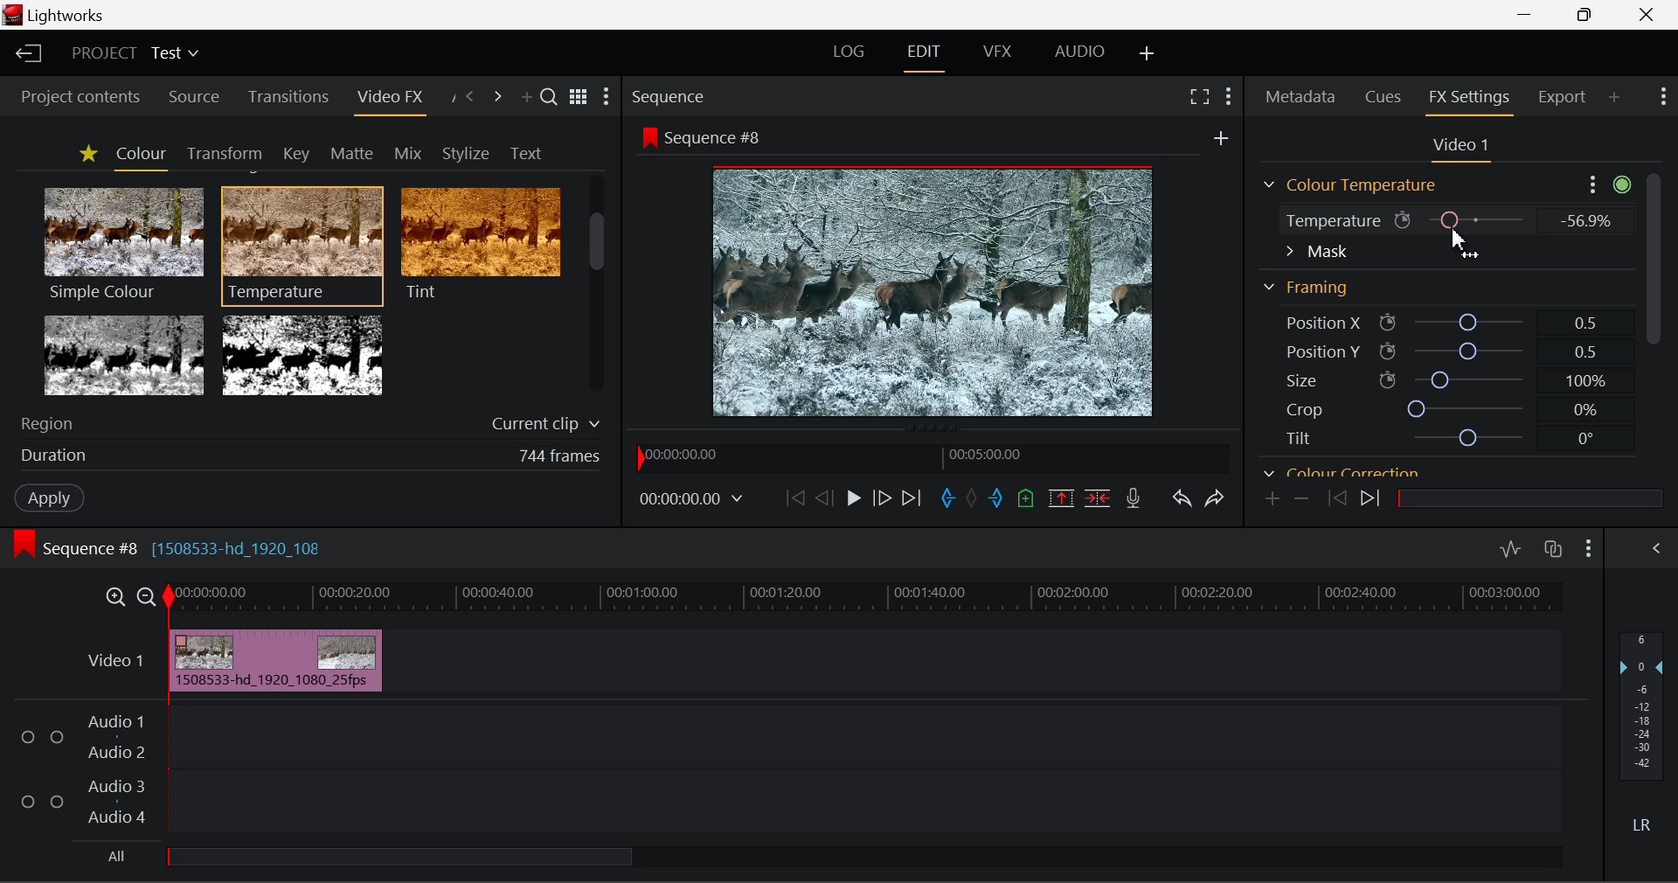  What do you see at coordinates (1387, 380) in the screenshot?
I see `icon` at bounding box center [1387, 380].